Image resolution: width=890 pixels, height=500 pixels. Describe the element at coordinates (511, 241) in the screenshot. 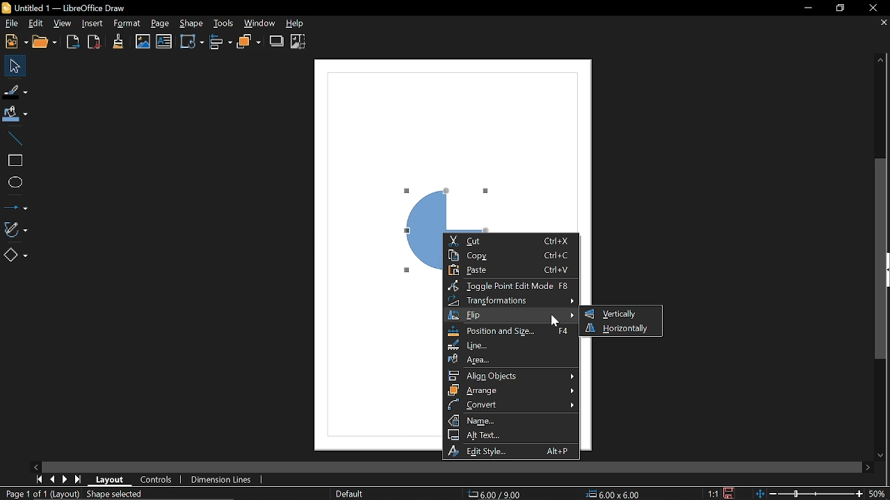

I see `Cut` at that location.